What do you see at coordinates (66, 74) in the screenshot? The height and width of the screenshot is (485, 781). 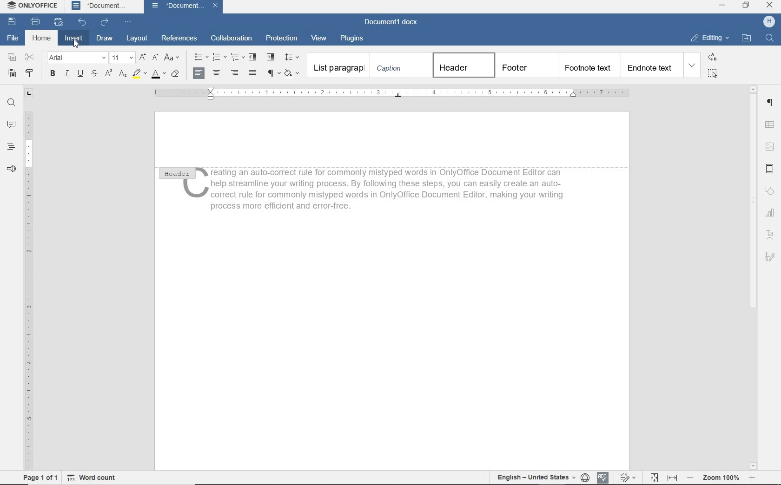 I see `ITALIC` at bounding box center [66, 74].